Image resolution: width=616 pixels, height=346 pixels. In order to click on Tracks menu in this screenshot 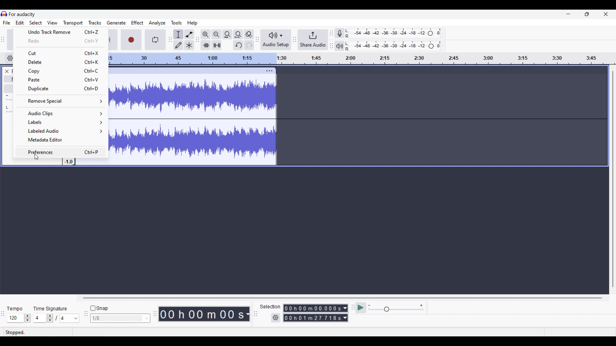, I will do `click(95, 23)`.